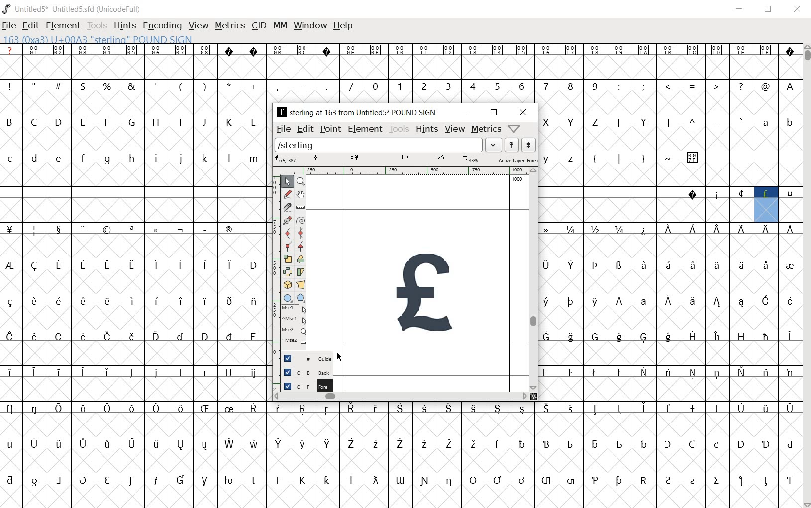  I want to click on Symbol, so click(594, 337).